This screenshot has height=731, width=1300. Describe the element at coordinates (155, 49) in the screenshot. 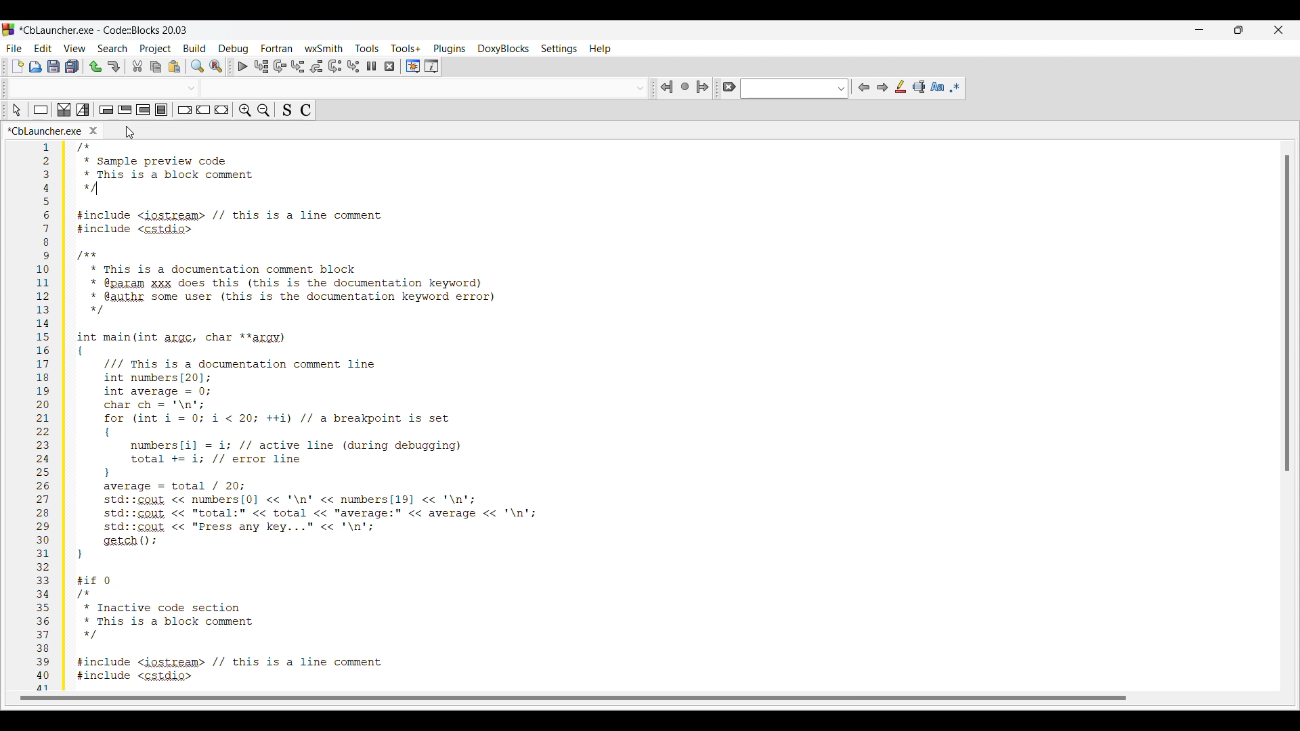

I see `Project menu` at that location.